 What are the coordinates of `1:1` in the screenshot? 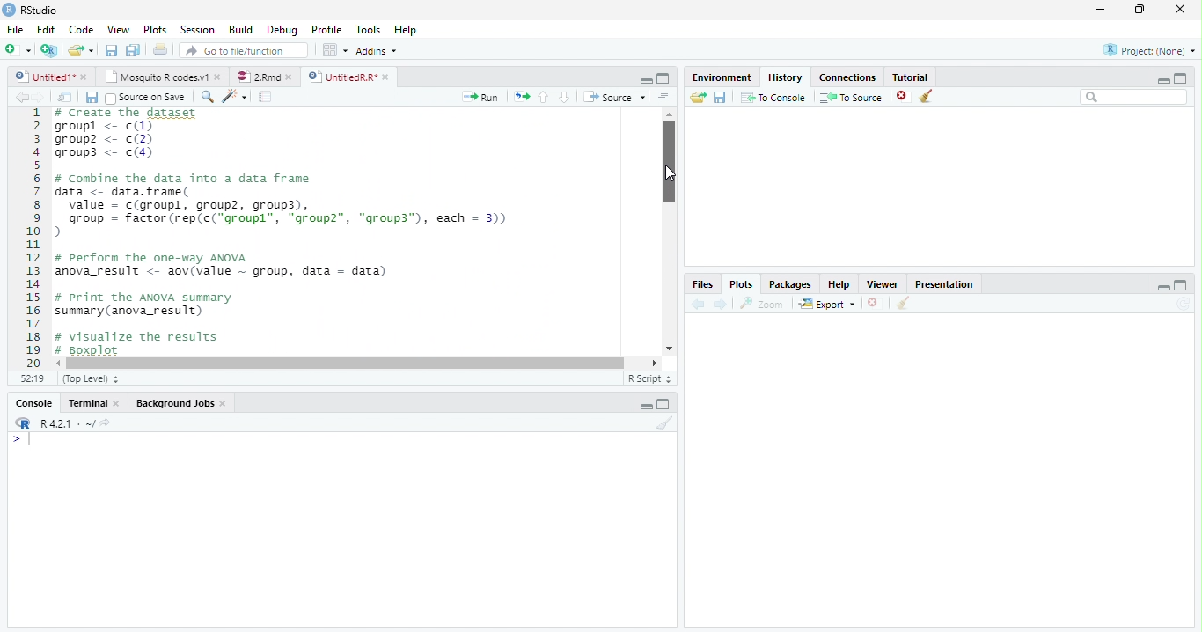 It's located at (30, 378).